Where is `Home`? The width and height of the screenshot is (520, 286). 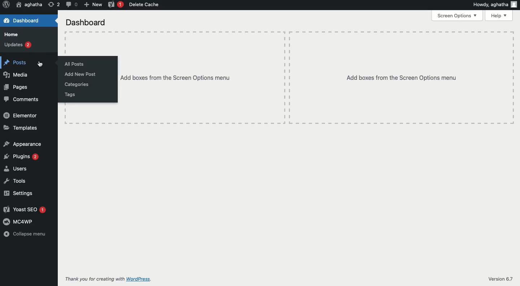 Home is located at coordinates (13, 34).